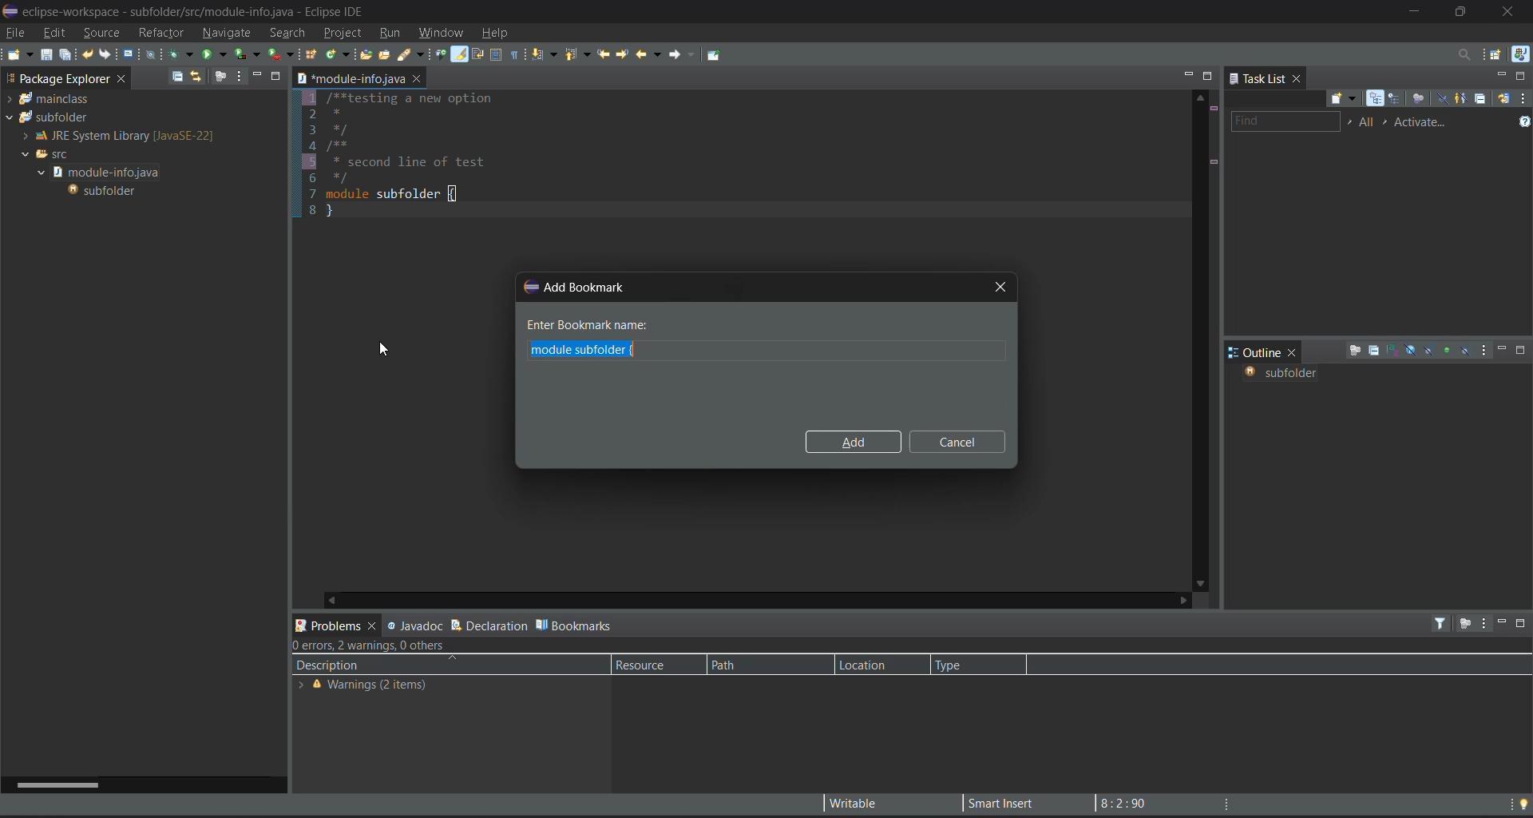  What do you see at coordinates (108, 171) in the screenshot?
I see `module-info.java` at bounding box center [108, 171].